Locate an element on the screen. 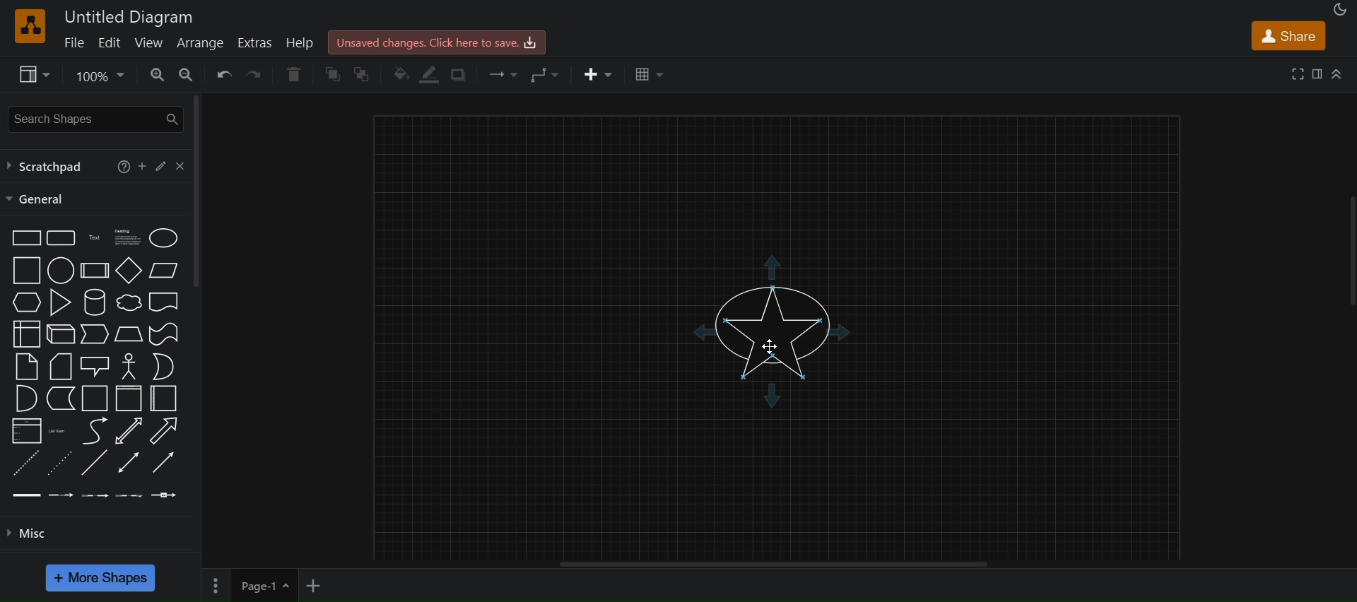 The image size is (1357, 602). vertical scroll bar is located at coordinates (195, 194).